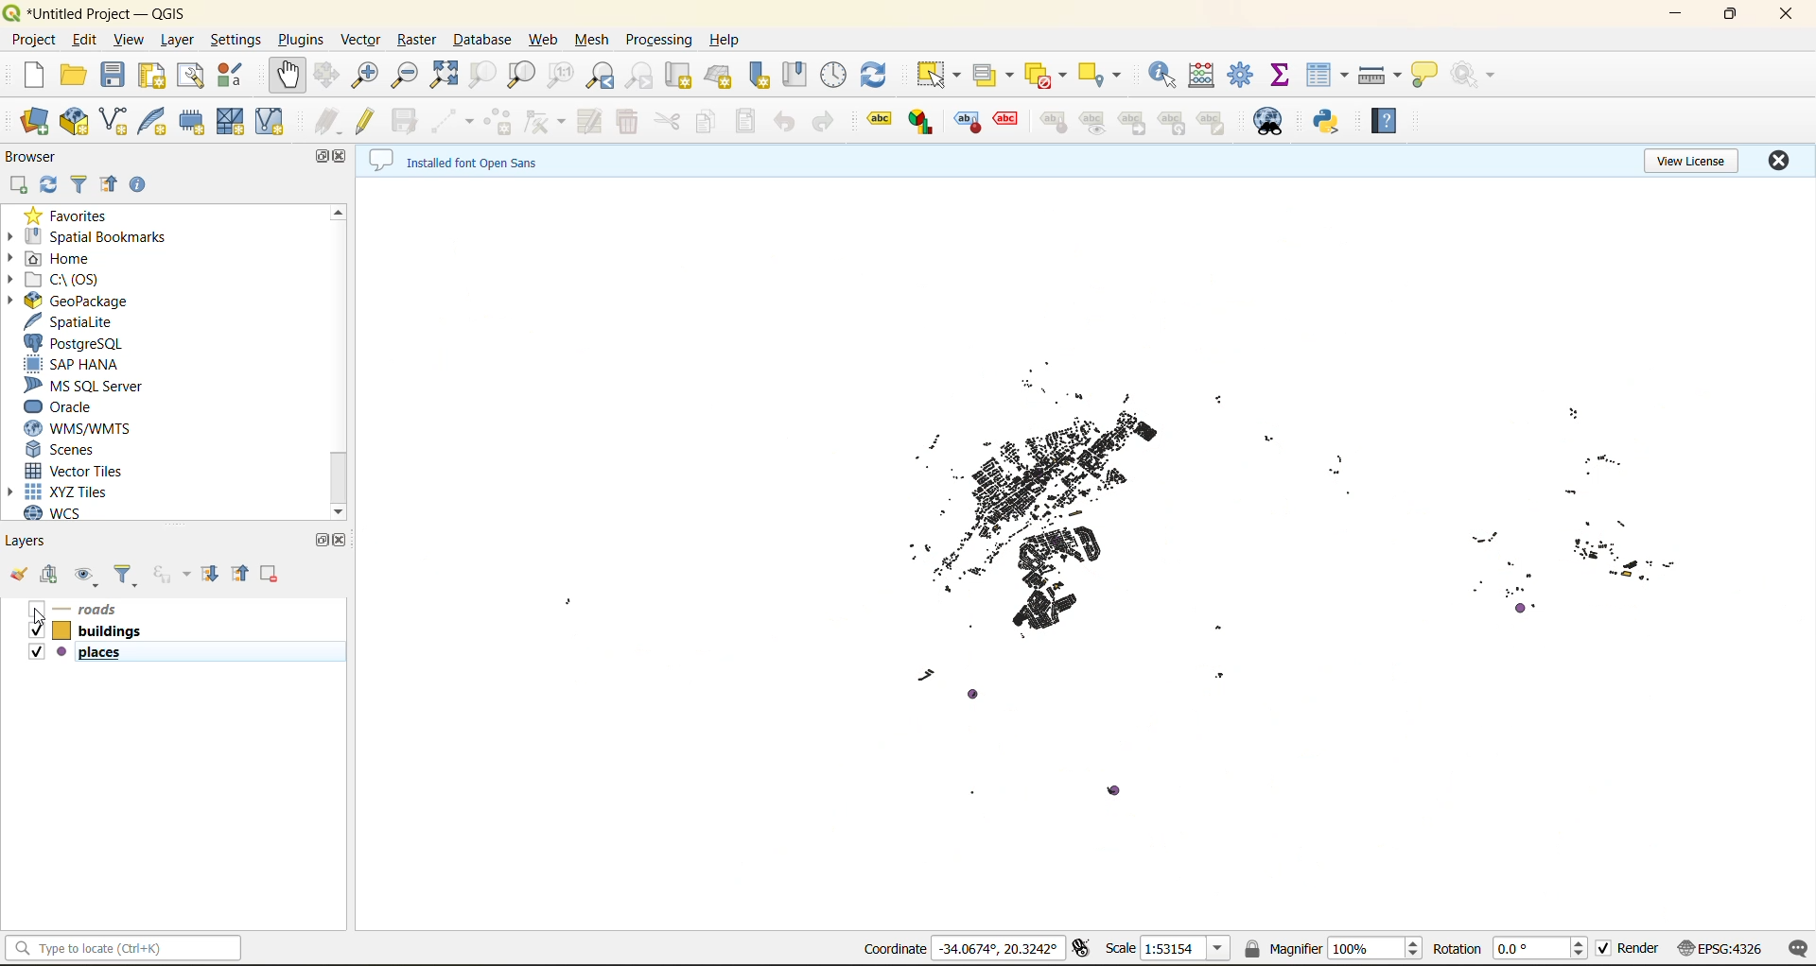 The image size is (1816, 966). I want to click on vector, so click(363, 41).